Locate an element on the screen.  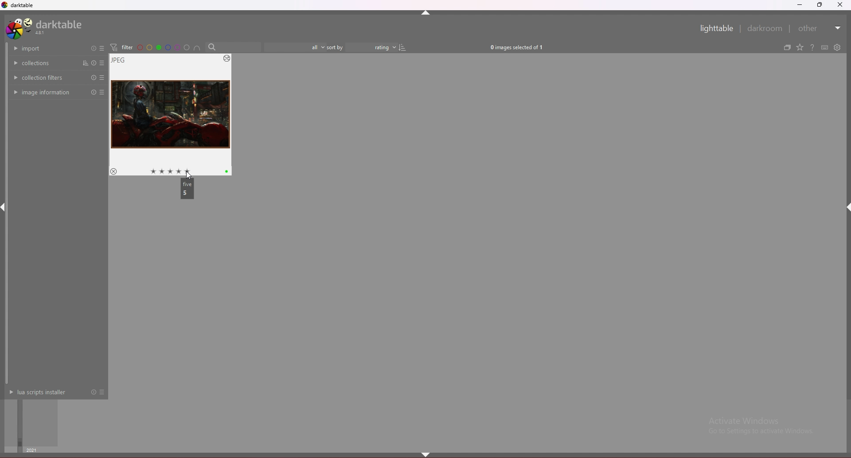
sort is located at coordinates (86, 63).